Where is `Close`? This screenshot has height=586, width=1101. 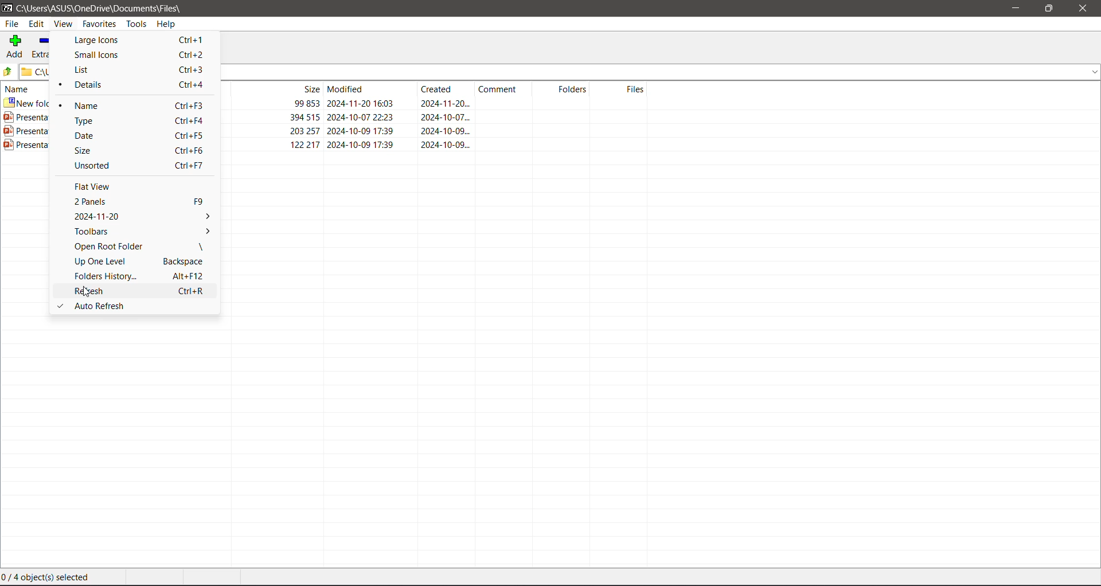 Close is located at coordinates (1083, 9).